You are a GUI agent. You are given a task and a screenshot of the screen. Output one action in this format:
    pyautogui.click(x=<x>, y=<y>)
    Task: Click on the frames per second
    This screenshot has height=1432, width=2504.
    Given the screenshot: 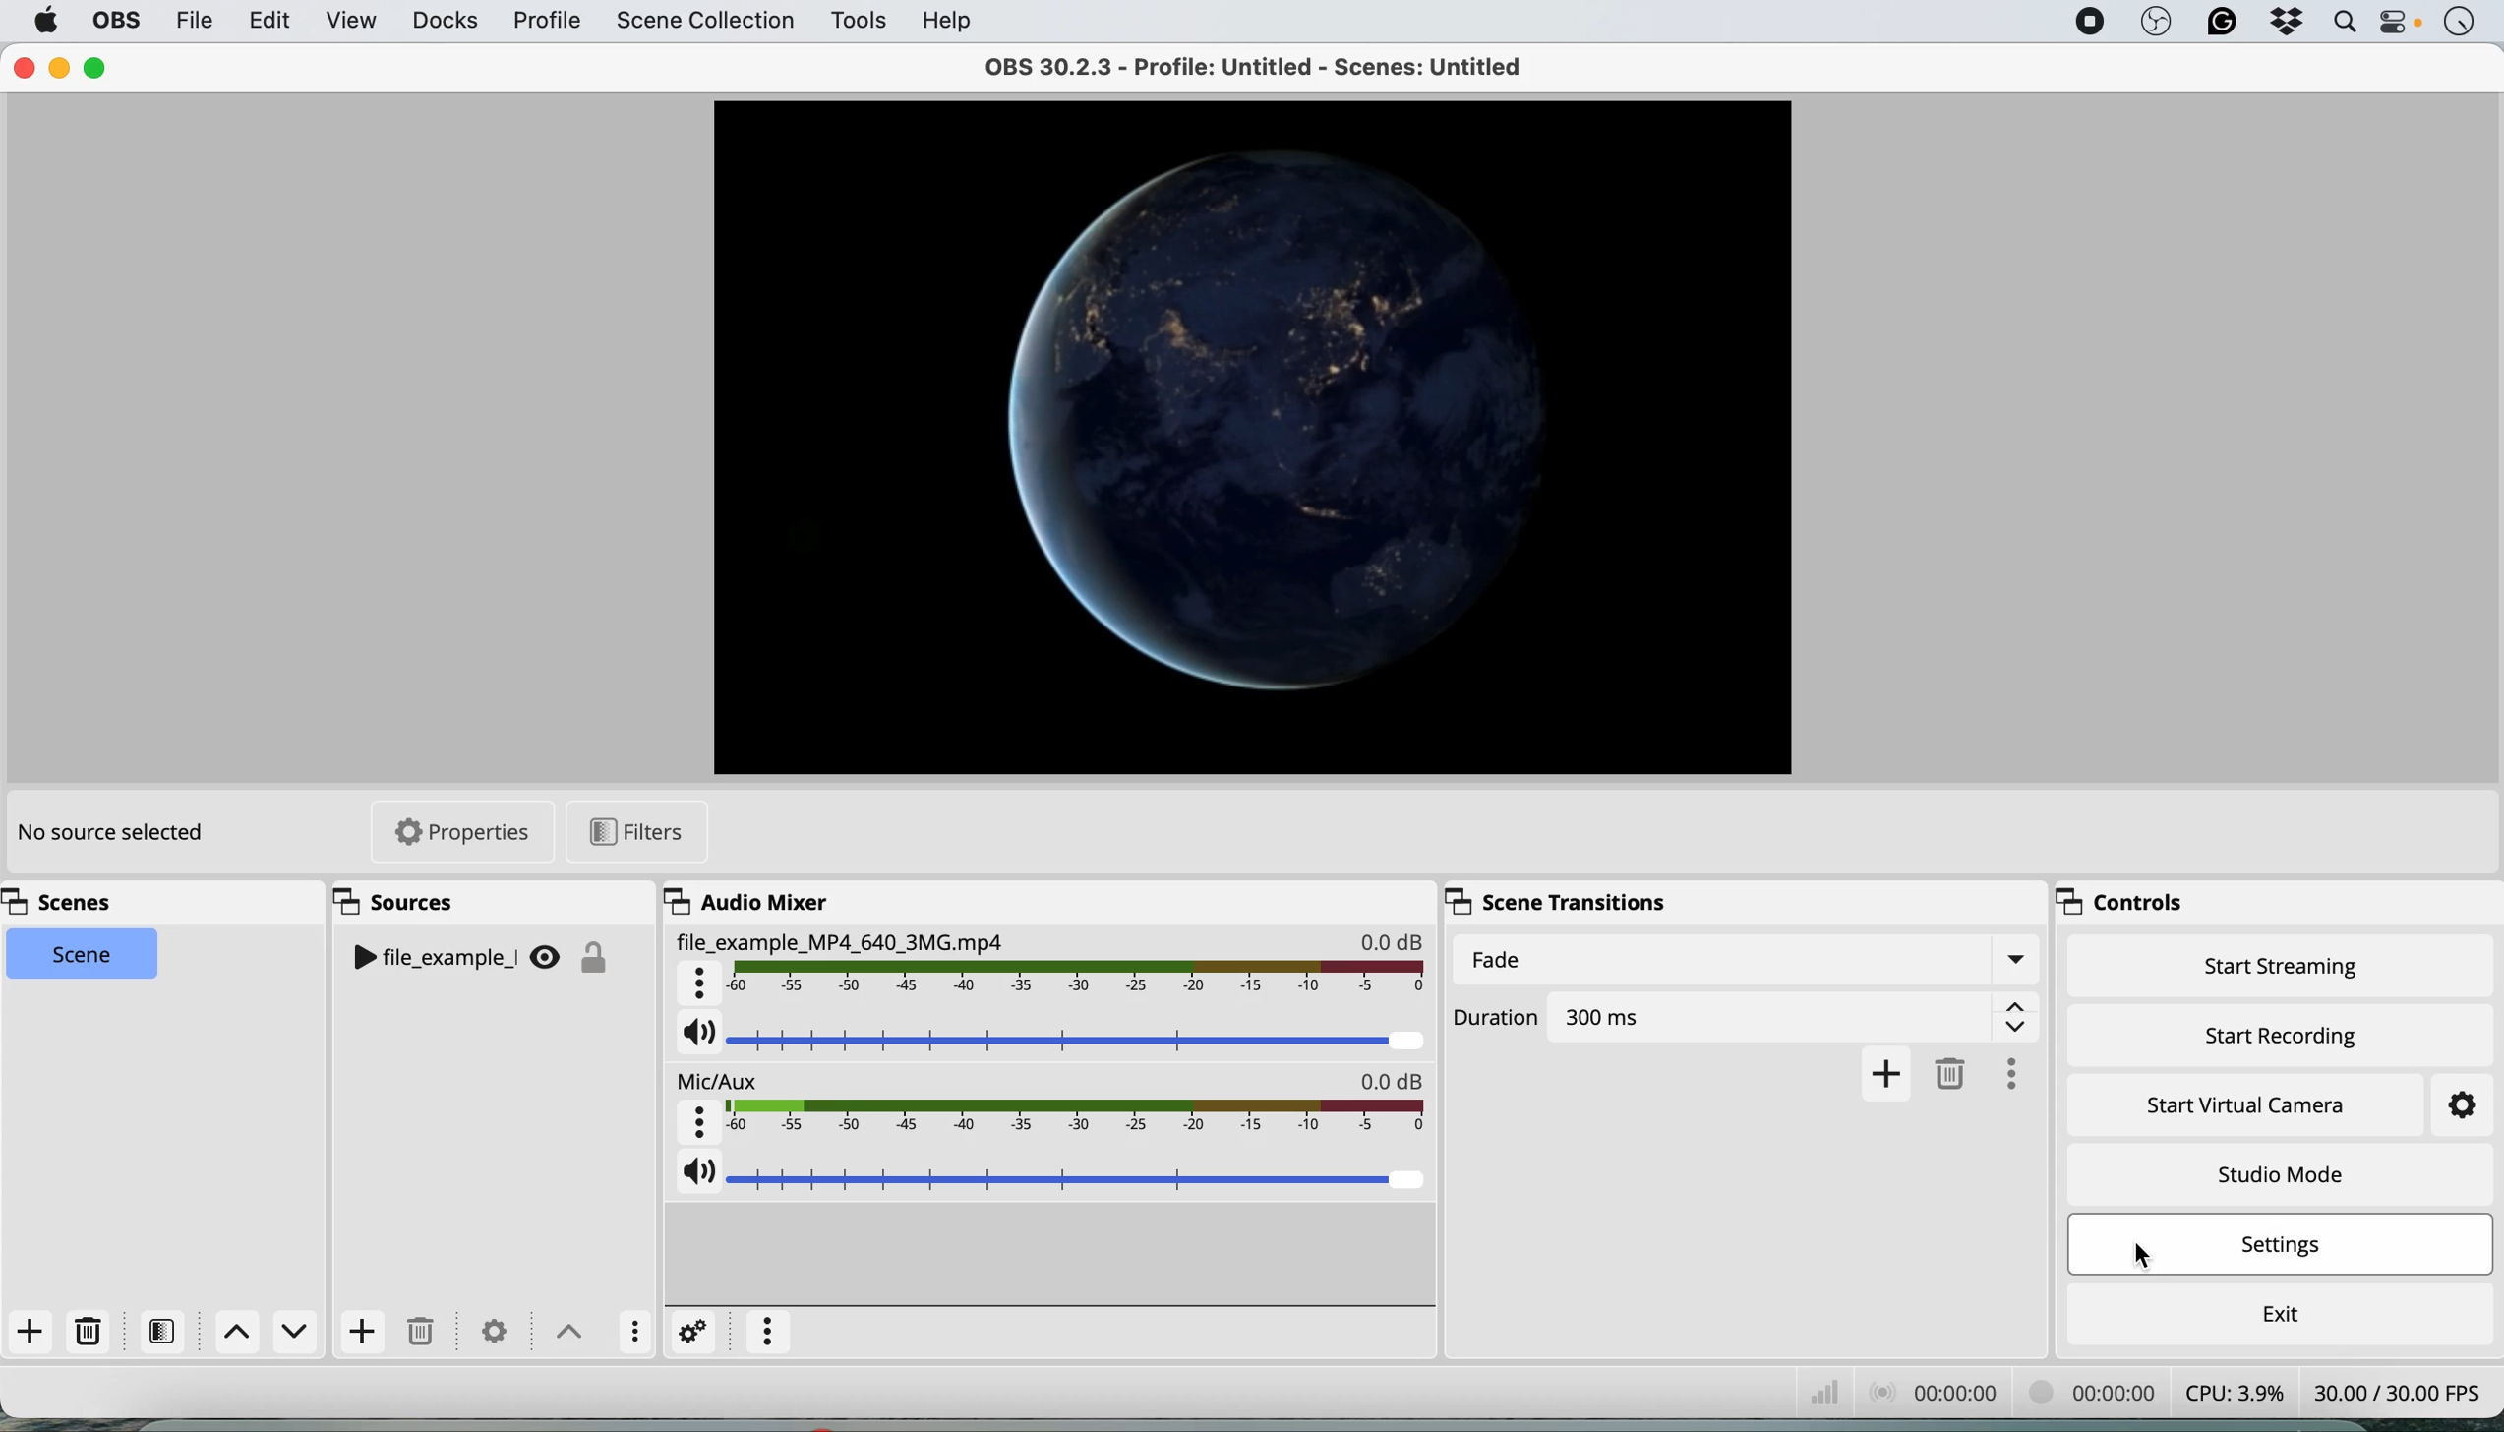 What is the action you would take?
    pyautogui.click(x=2398, y=1390)
    